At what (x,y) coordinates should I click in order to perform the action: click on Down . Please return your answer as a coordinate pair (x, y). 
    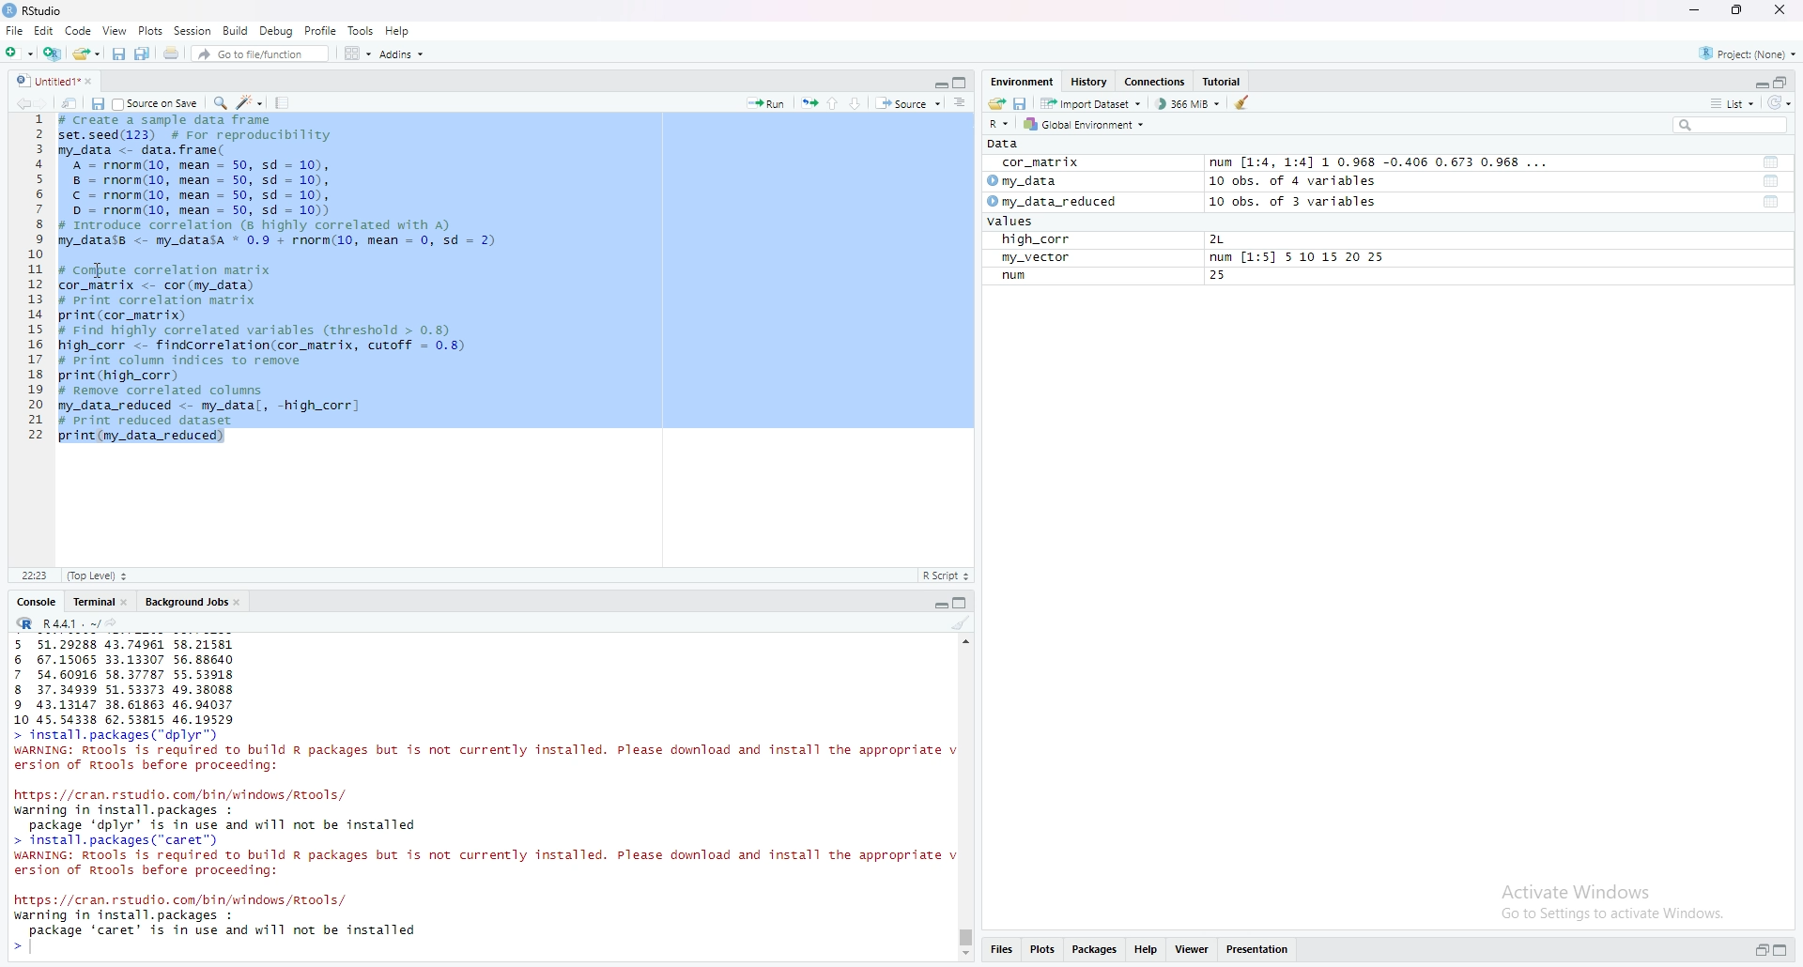
    Looking at the image, I should click on (855, 103).